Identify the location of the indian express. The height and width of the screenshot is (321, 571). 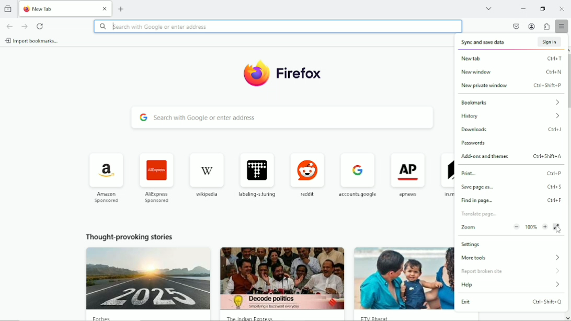
(257, 318).